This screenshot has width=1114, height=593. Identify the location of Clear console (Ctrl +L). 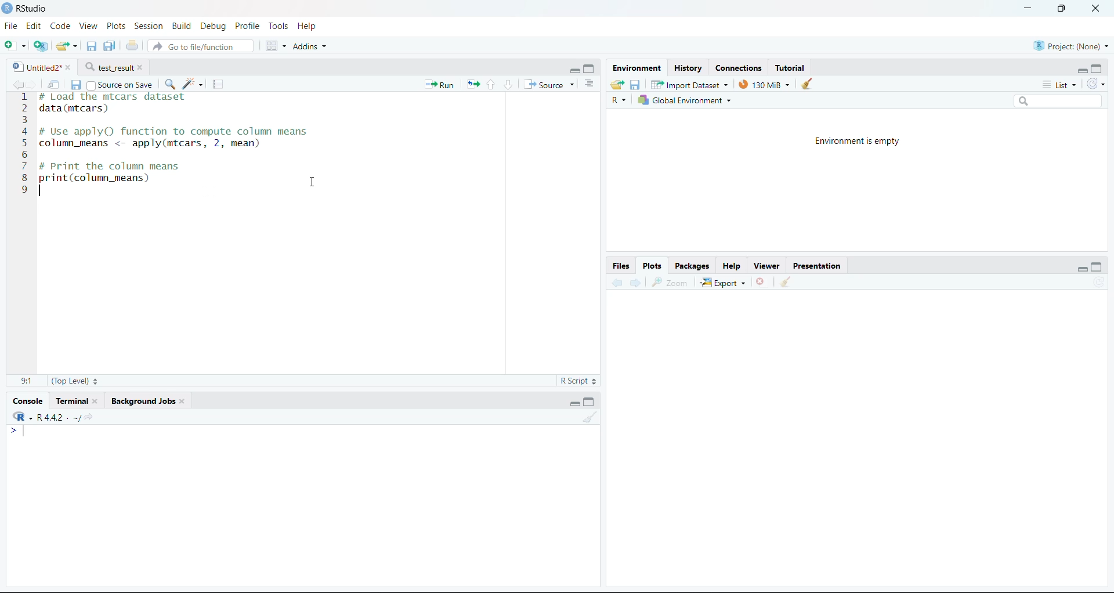
(808, 84).